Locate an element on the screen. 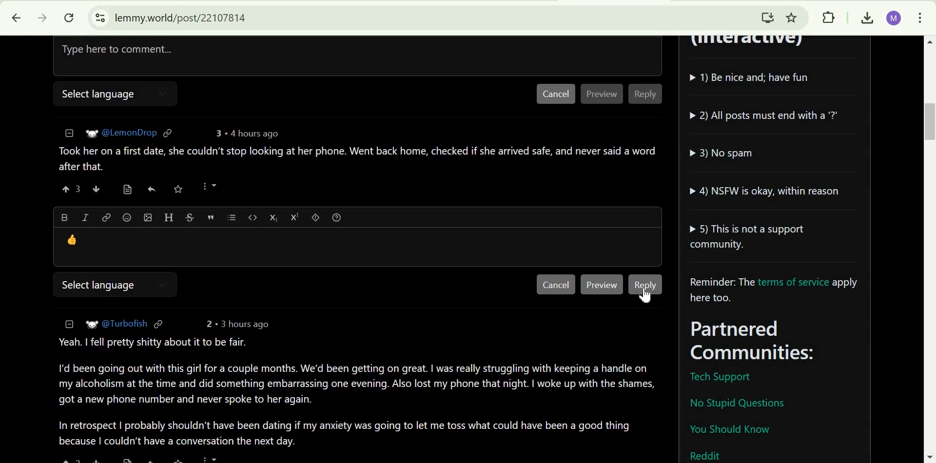 The height and width of the screenshot is (463, 936). more options is located at coordinates (210, 186).